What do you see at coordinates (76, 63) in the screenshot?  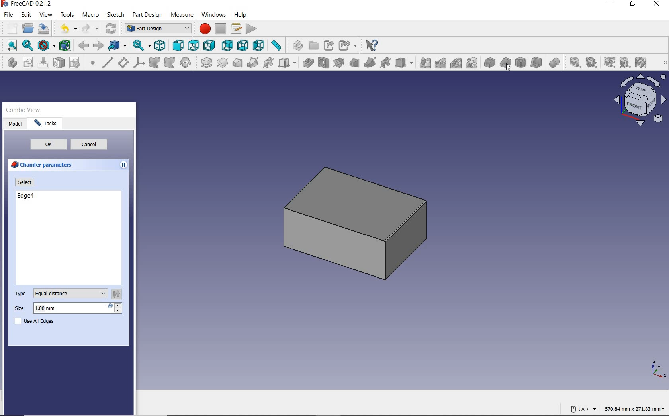 I see `validate sketch` at bounding box center [76, 63].